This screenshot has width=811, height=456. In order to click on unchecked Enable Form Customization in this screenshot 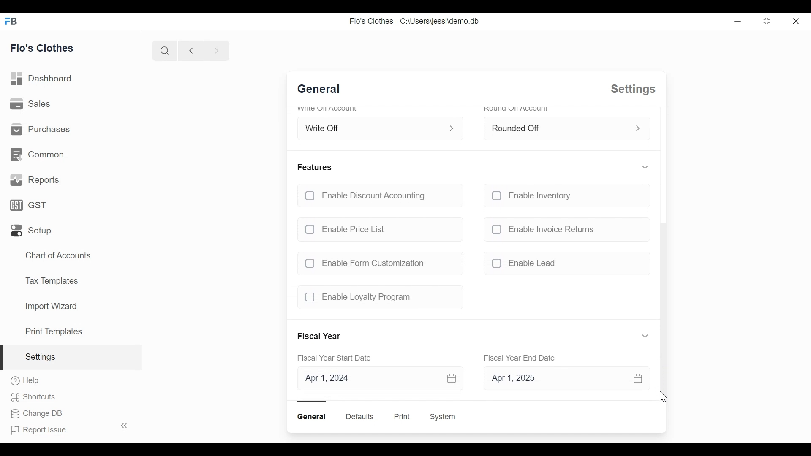, I will do `click(377, 263)`.